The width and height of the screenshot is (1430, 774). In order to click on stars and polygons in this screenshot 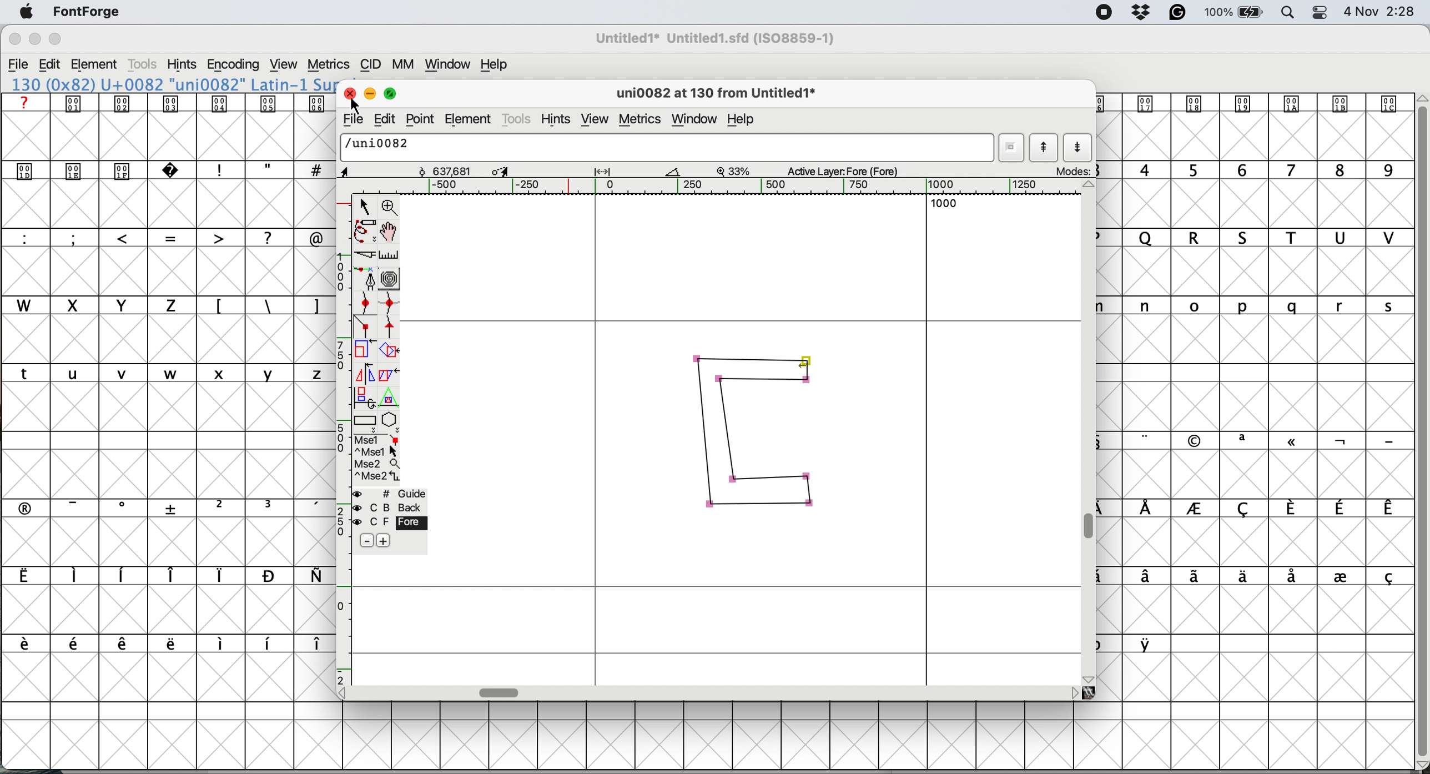, I will do `click(391, 423)`.